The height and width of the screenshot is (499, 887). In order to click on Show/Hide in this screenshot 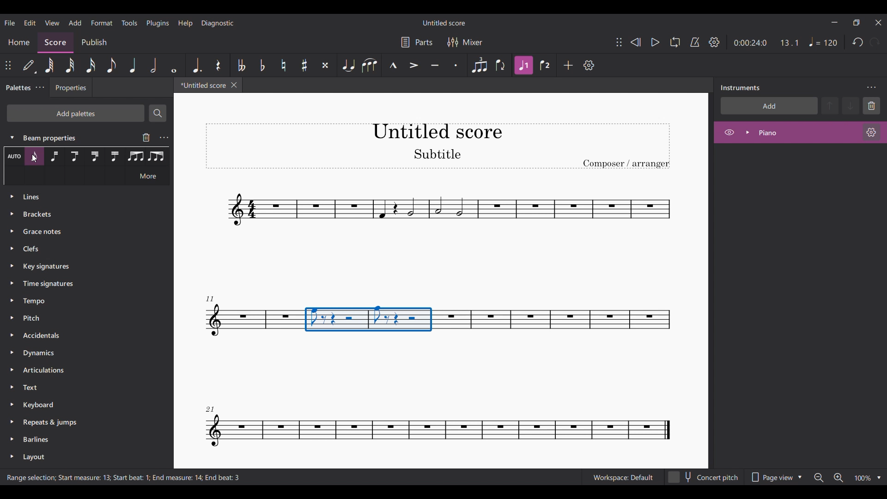, I will do `click(729, 133)`.